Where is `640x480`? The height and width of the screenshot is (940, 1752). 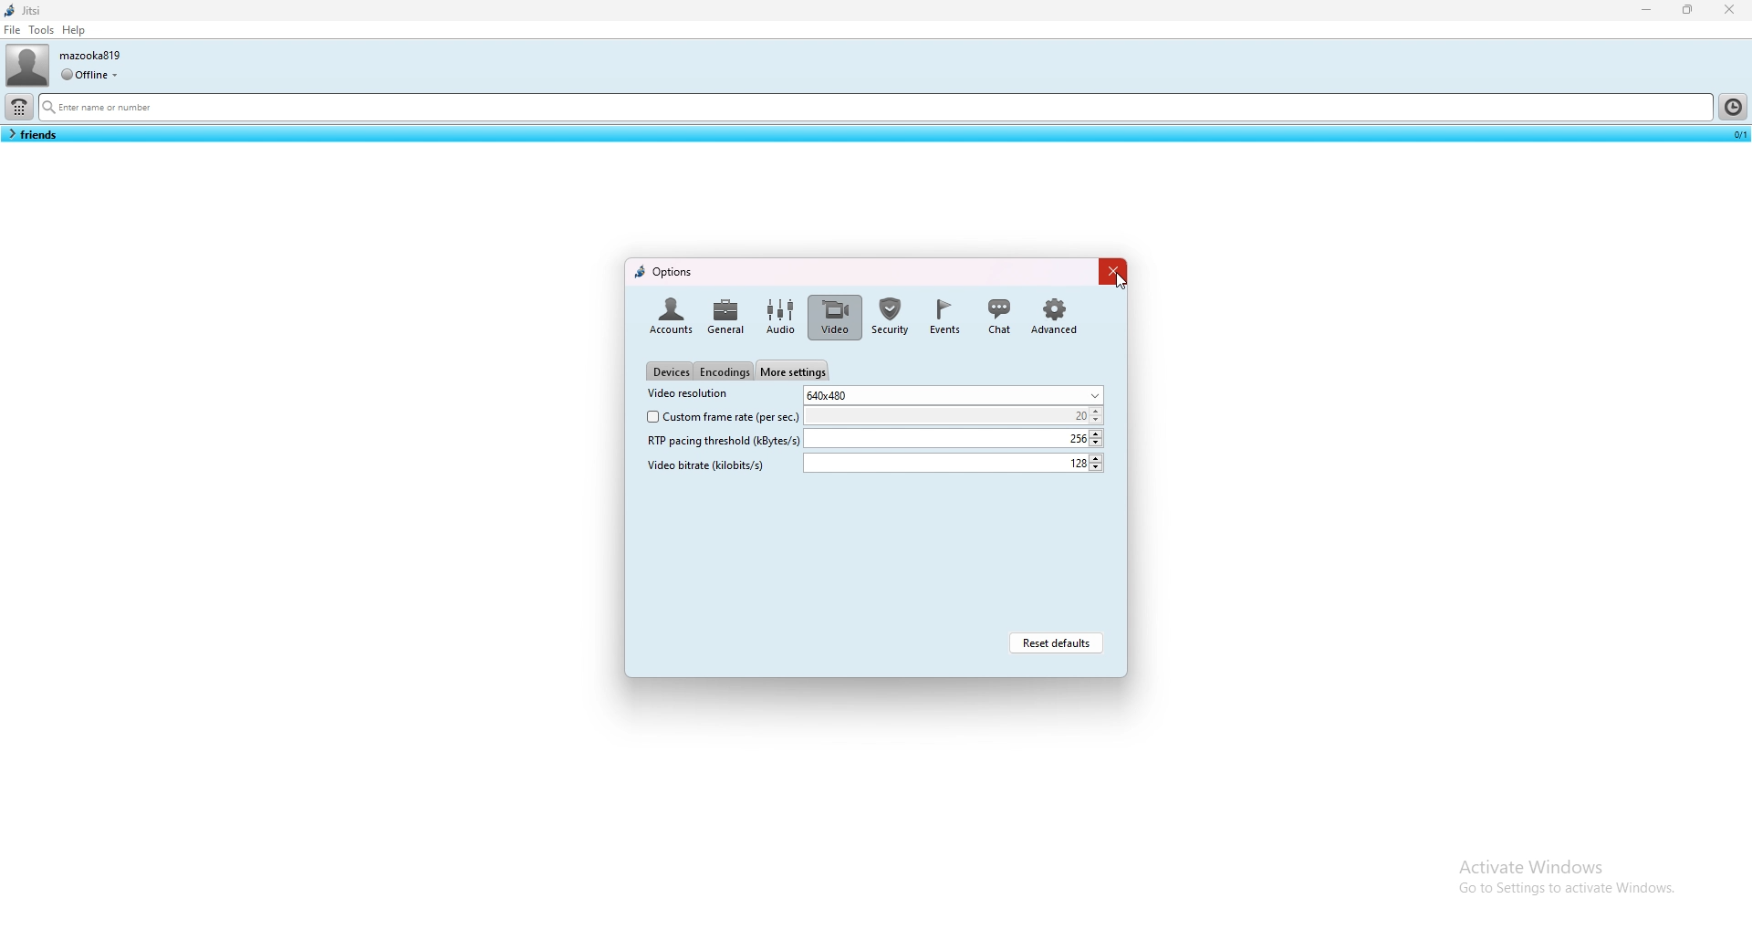
640x480 is located at coordinates (954, 394).